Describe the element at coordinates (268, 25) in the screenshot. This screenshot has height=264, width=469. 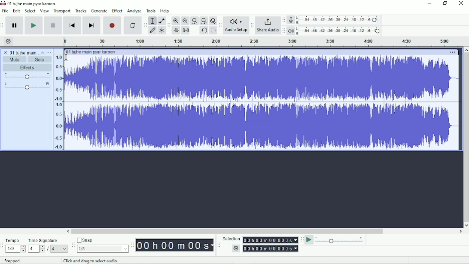
I see `Share Audio` at that location.